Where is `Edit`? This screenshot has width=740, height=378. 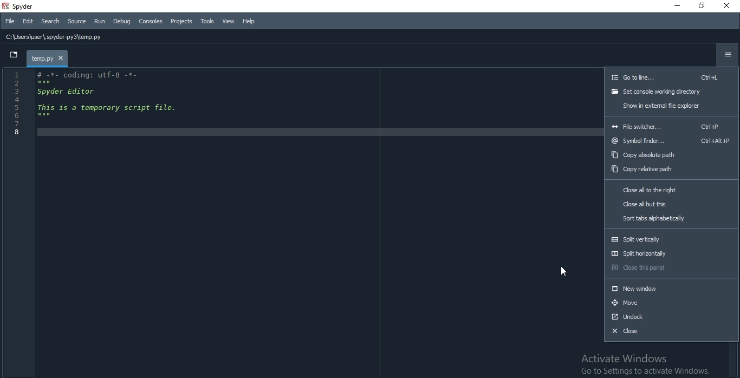 Edit is located at coordinates (28, 22).